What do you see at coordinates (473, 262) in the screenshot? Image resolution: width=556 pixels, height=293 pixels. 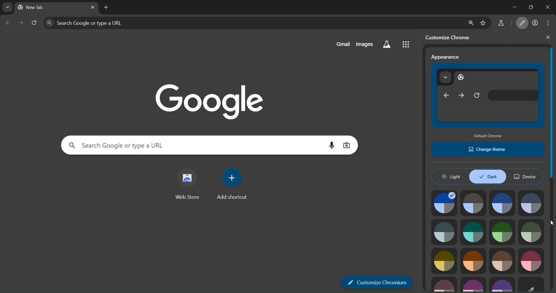 I see `theme` at bounding box center [473, 262].